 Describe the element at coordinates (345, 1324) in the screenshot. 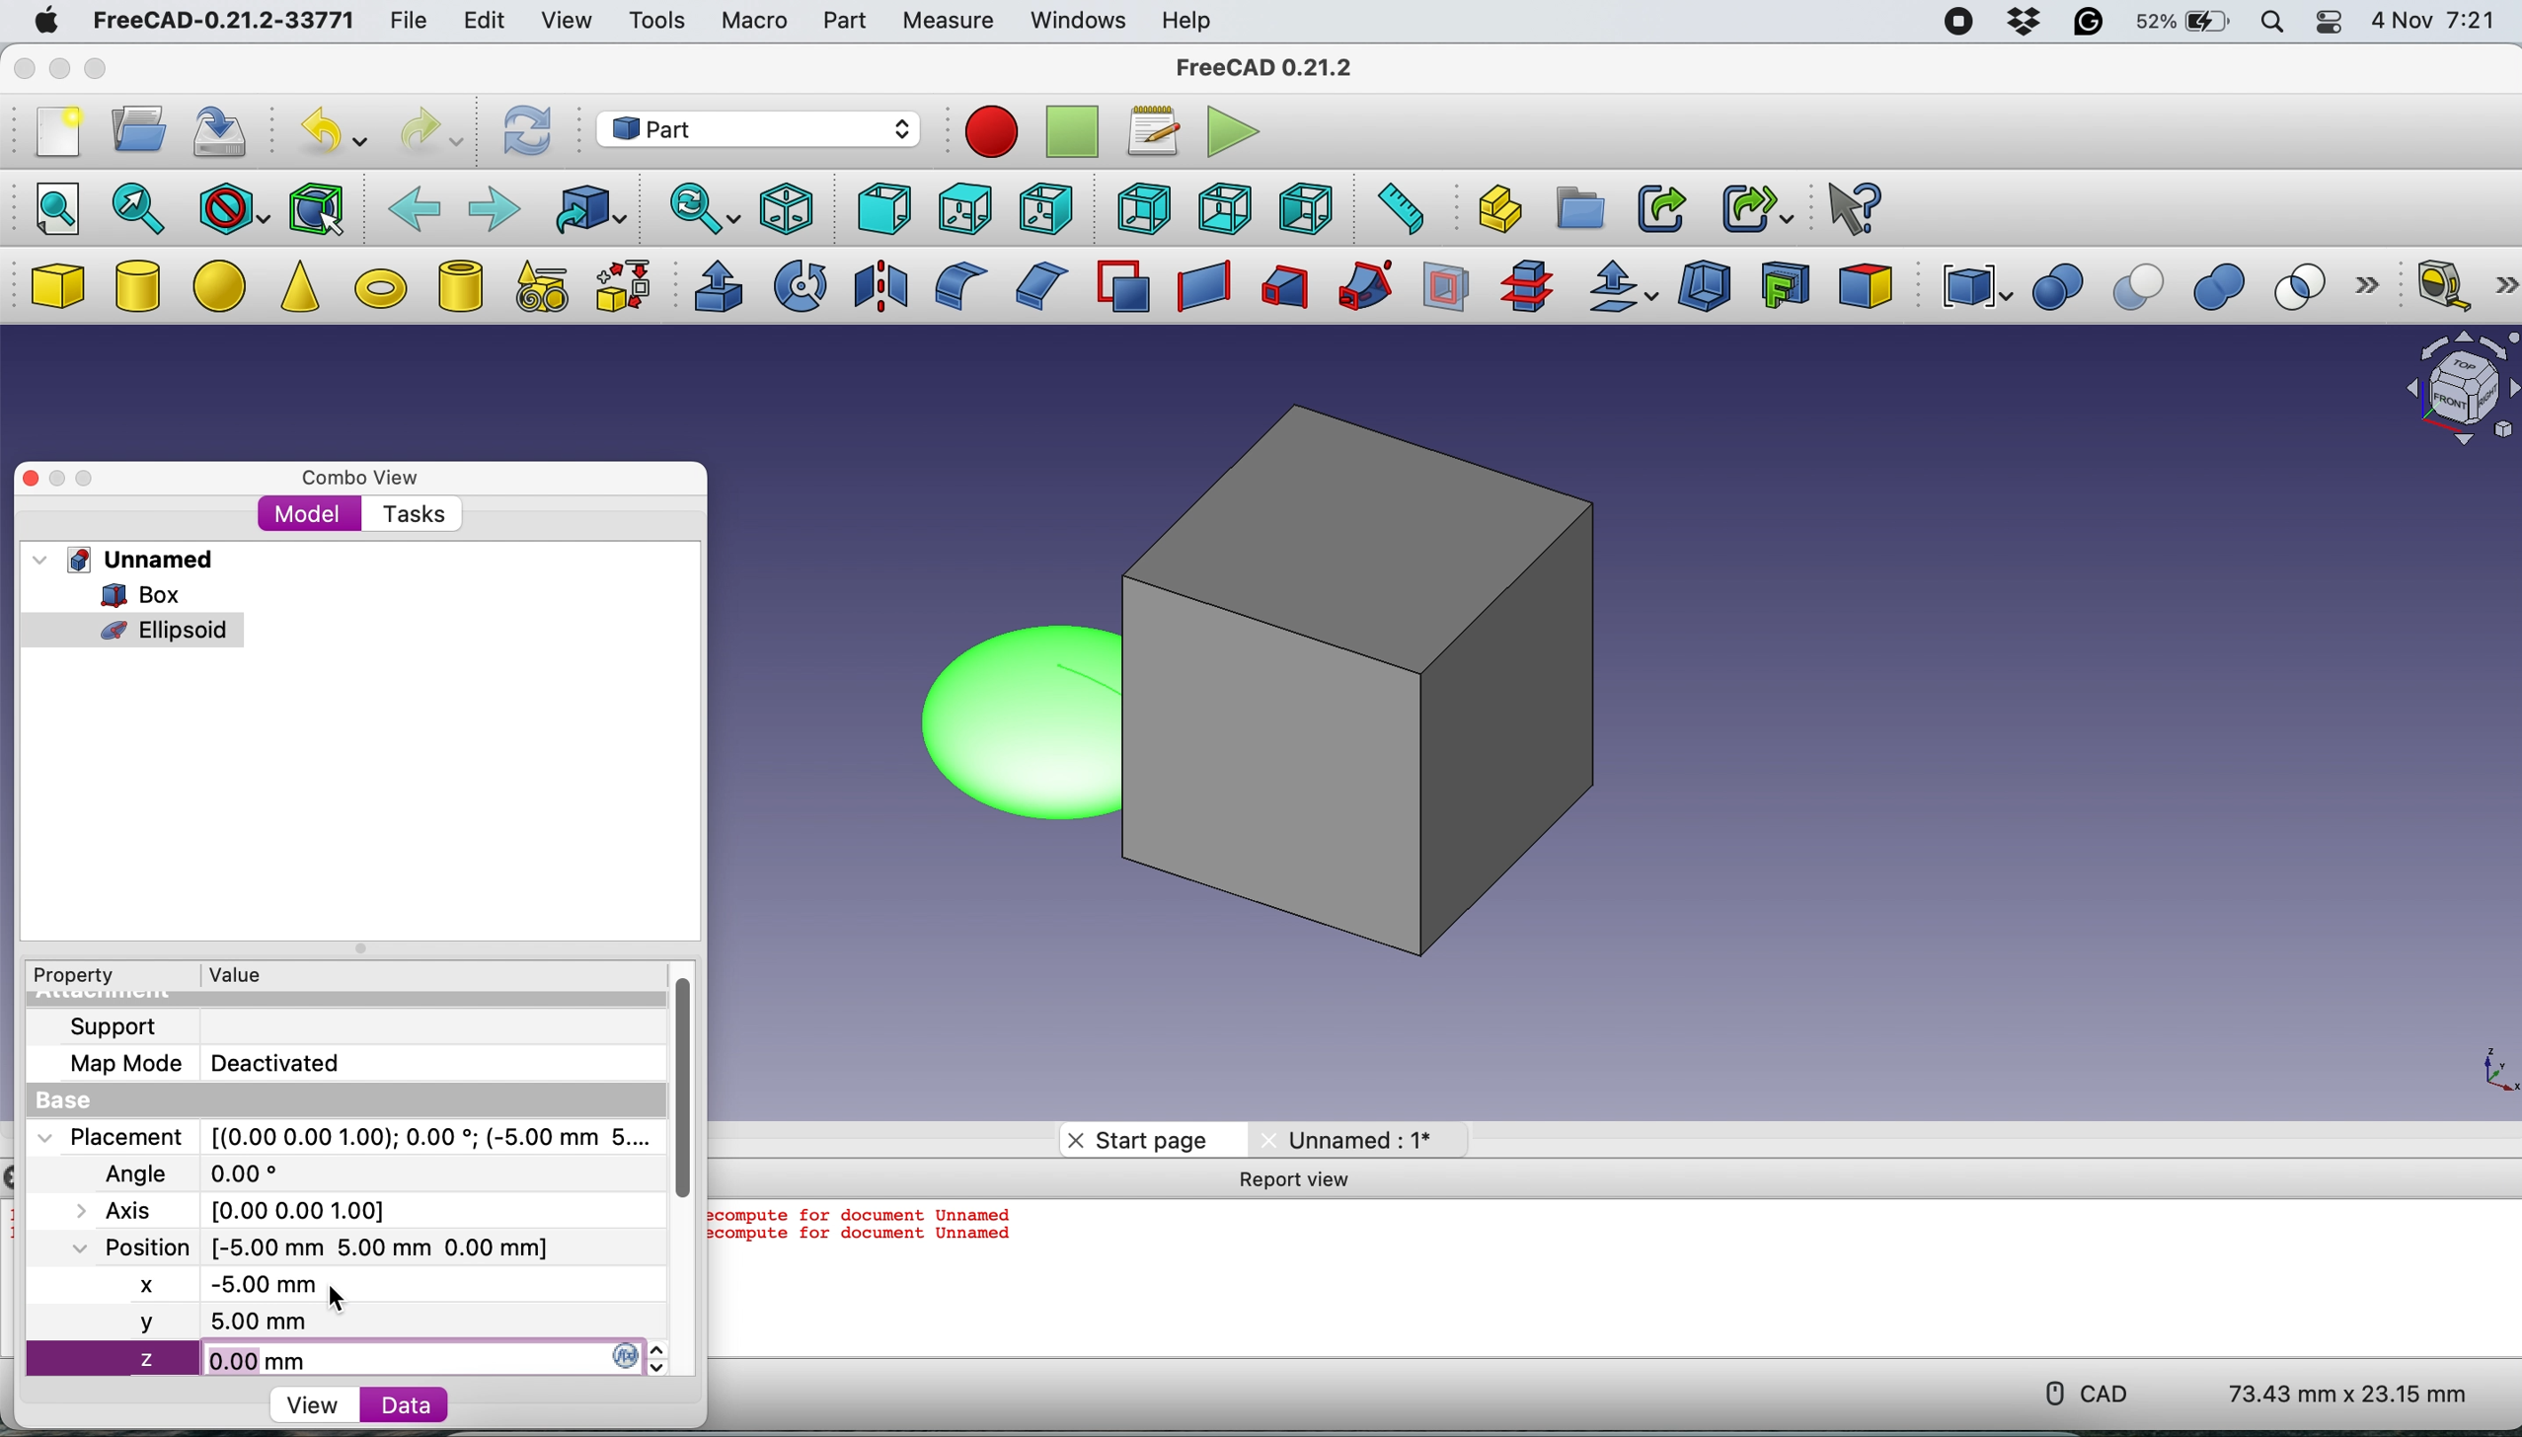

I see `y 5.00 mm` at that location.